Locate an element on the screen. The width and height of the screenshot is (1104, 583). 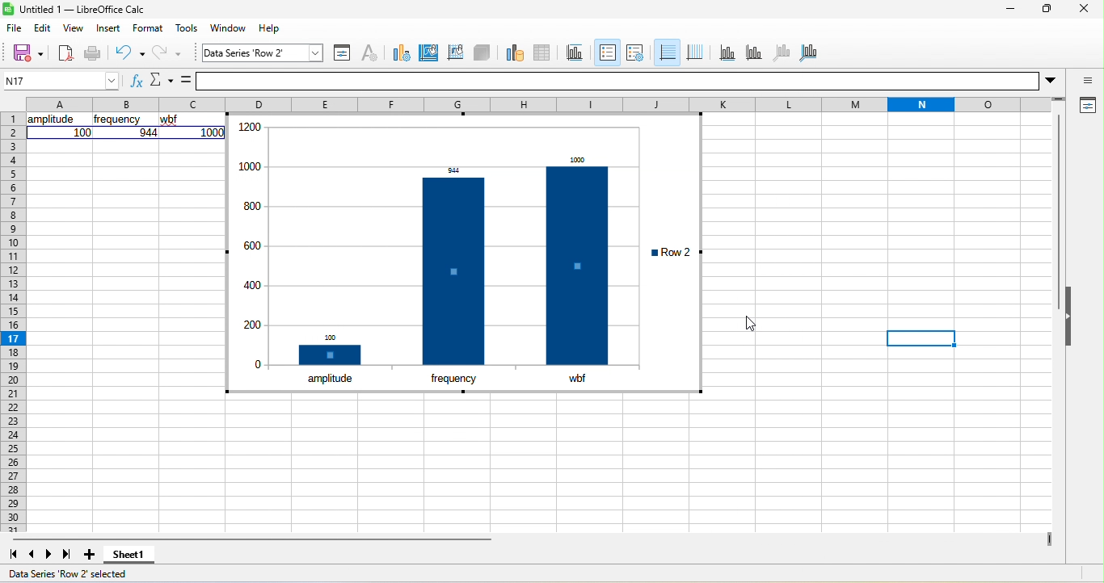
properties is located at coordinates (1085, 105).